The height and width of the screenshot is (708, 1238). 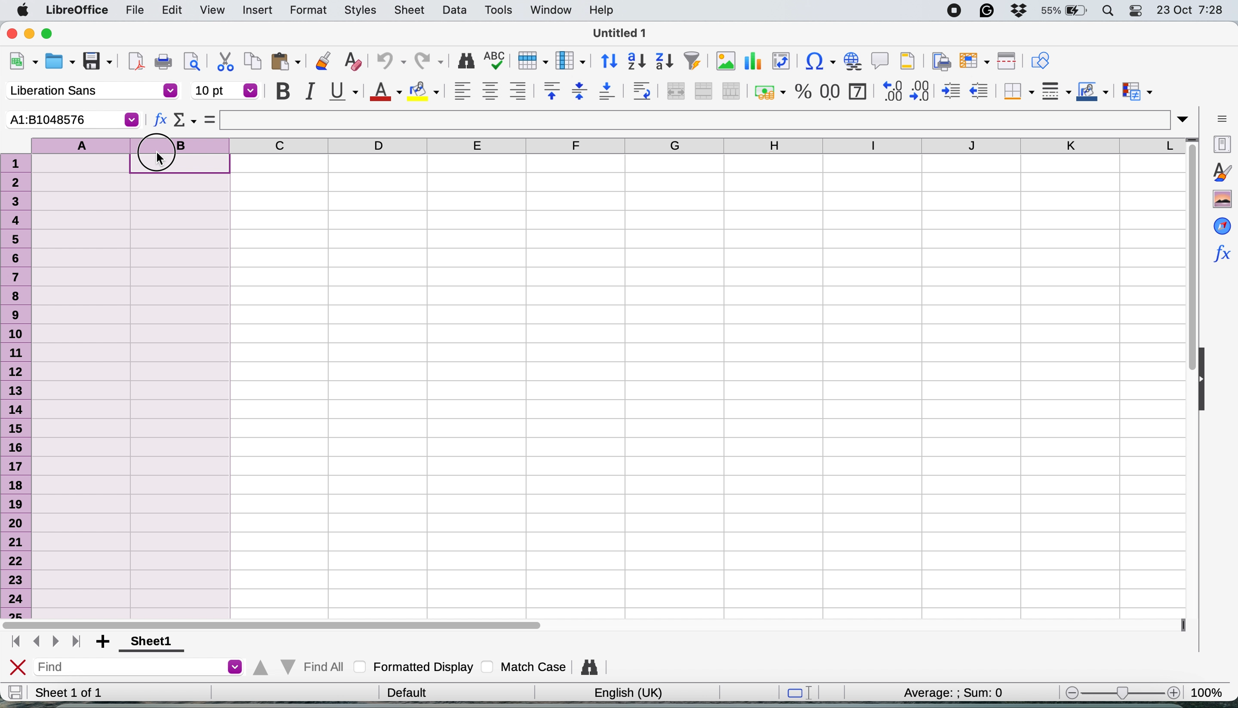 I want to click on border colour, so click(x=1092, y=91).